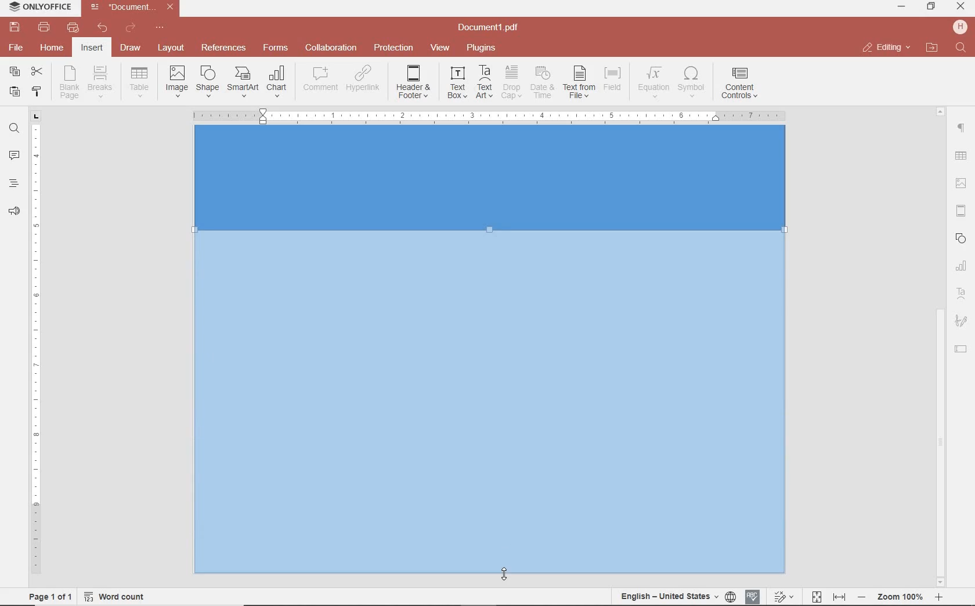  I want to click on layout, so click(173, 49).